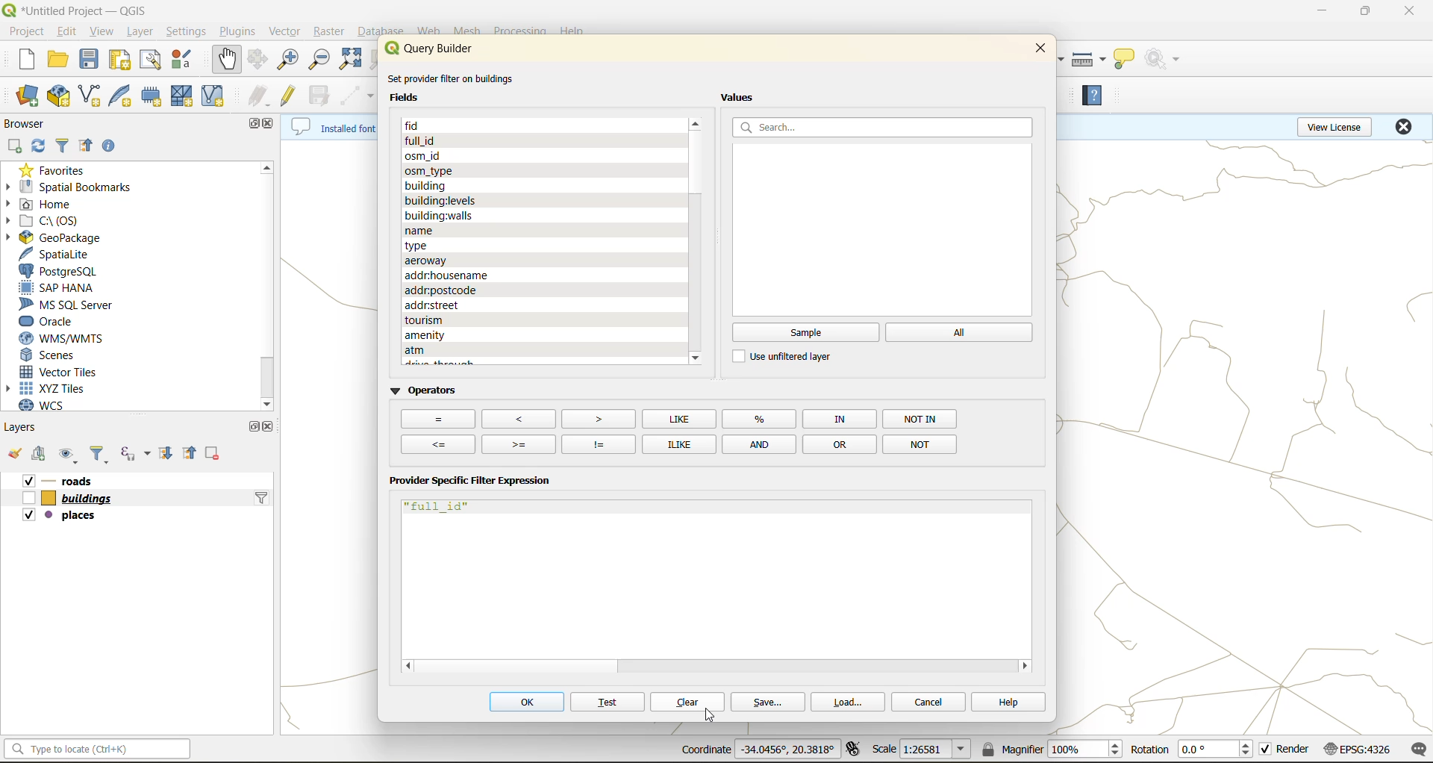 This screenshot has width=1433, height=763. What do you see at coordinates (423, 140) in the screenshot?
I see `fields` at bounding box center [423, 140].